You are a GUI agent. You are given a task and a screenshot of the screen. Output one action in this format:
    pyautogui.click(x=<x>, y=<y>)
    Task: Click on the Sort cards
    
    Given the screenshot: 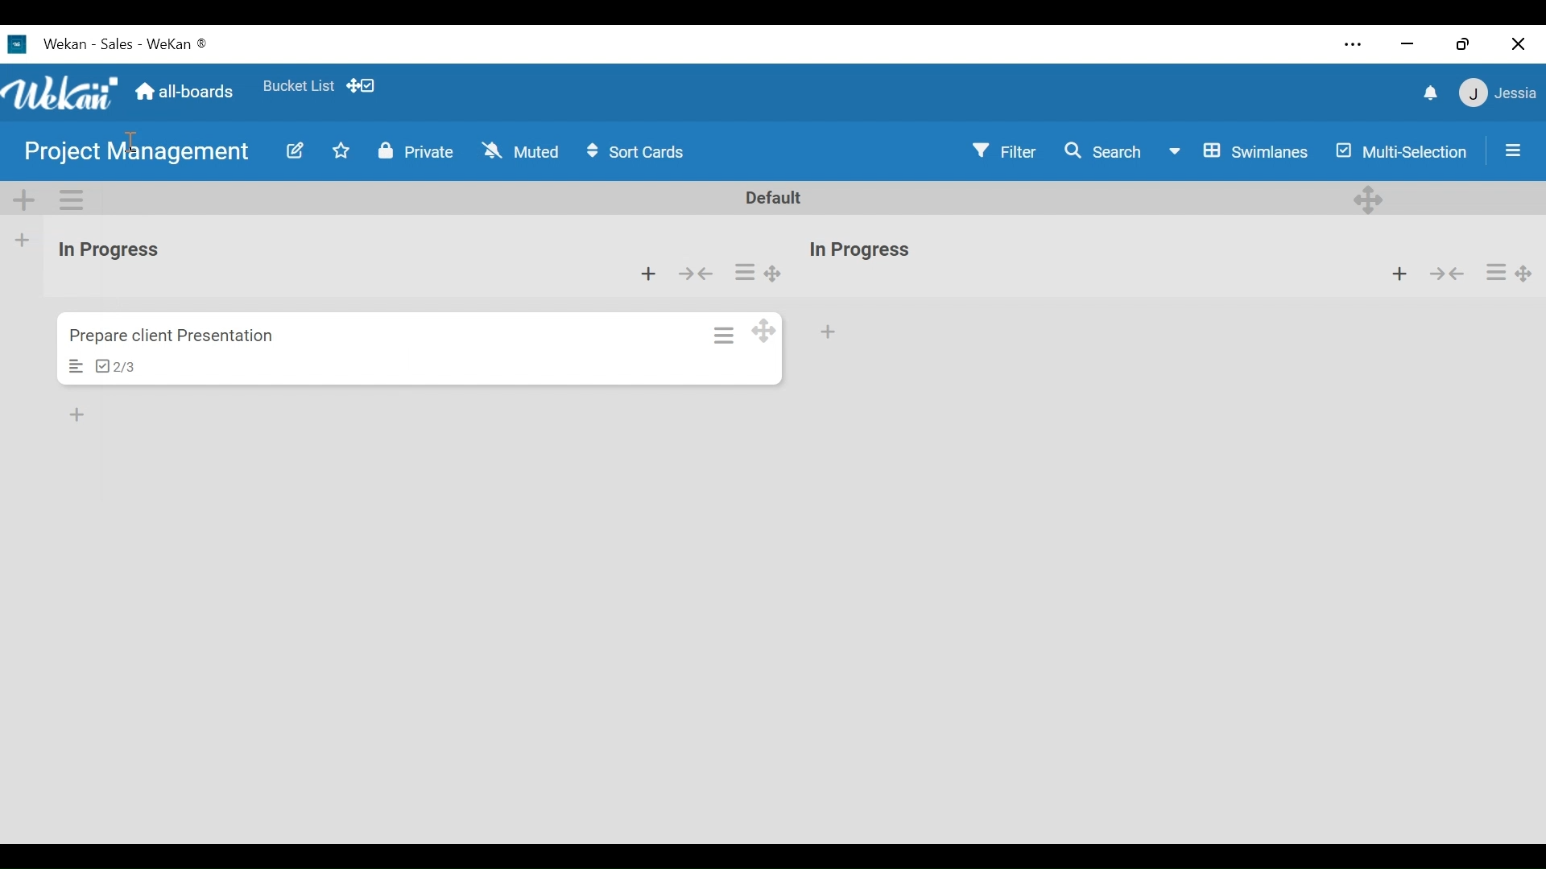 What is the action you would take?
    pyautogui.click(x=635, y=151)
    